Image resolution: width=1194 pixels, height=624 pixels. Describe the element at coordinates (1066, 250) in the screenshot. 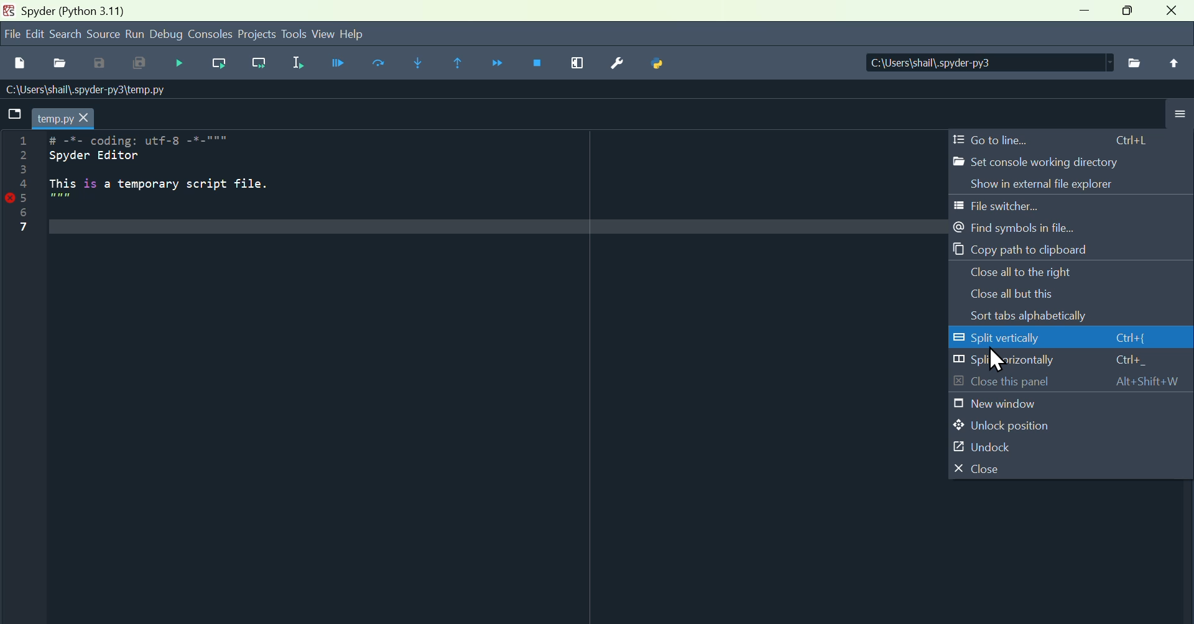

I see `Copy path to clipboard` at that location.